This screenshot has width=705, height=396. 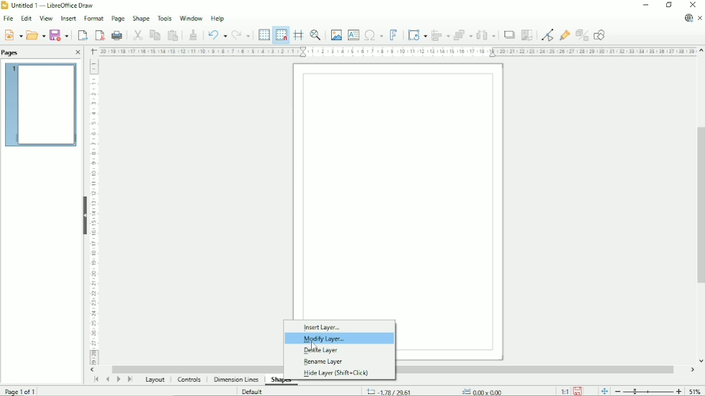 What do you see at coordinates (117, 35) in the screenshot?
I see `Print` at bounding box center [117, 35].